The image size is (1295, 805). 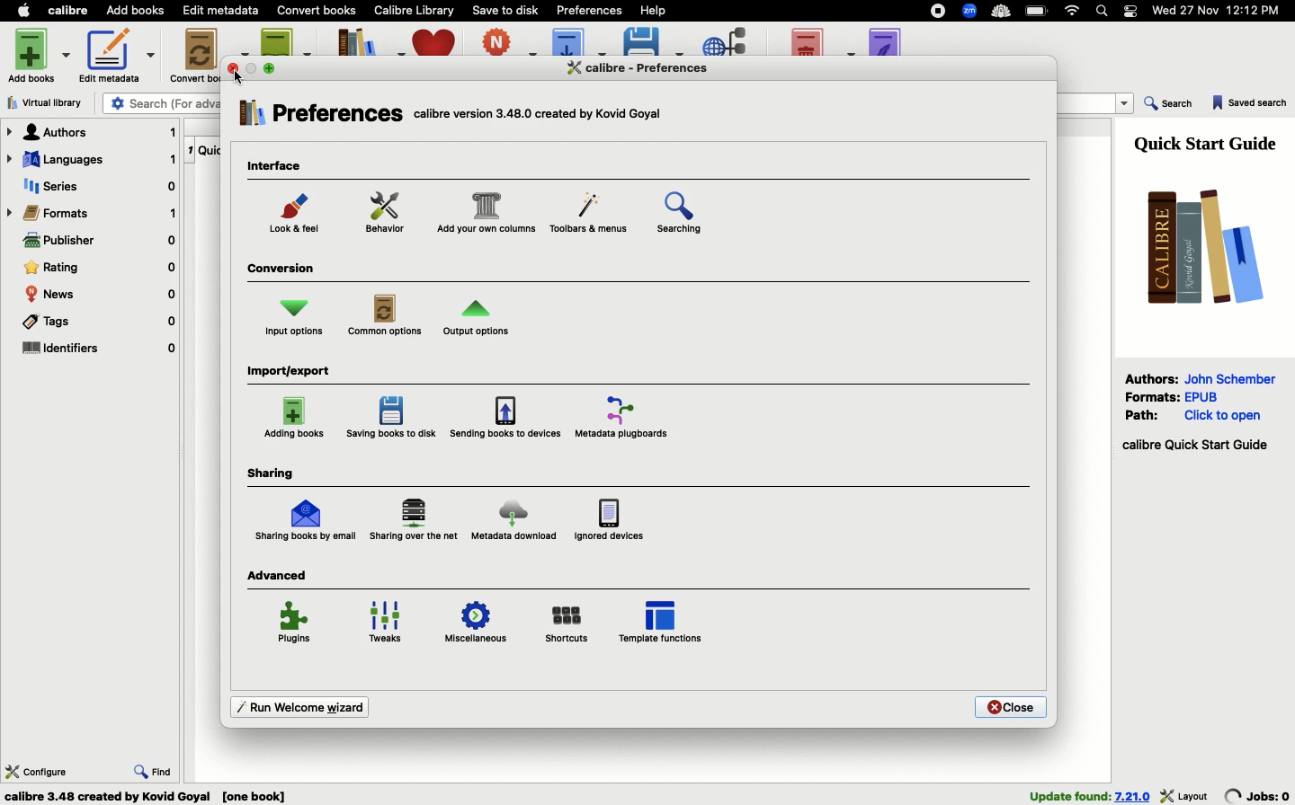 I want to click on Logo, so click(x=1199, y=245).